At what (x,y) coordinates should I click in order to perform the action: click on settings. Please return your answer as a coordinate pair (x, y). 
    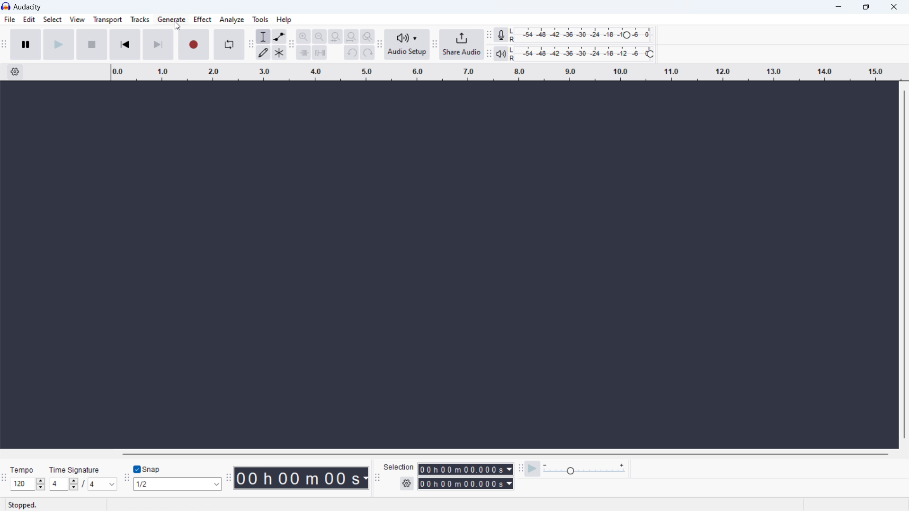
    Looking at the image, I should click on (407, 484).